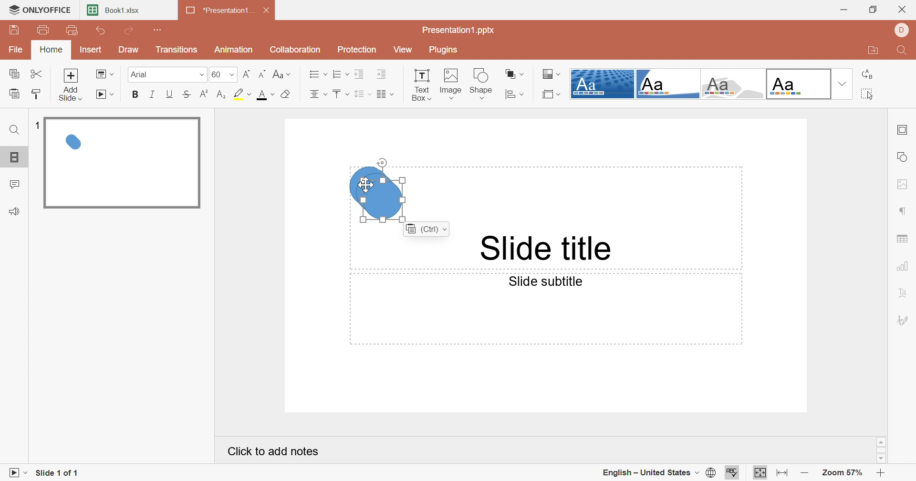 This screenshot has height=481, width=916. Describe the element at coordinates (162, 73) in the screenshot. I see `Font` at that location.